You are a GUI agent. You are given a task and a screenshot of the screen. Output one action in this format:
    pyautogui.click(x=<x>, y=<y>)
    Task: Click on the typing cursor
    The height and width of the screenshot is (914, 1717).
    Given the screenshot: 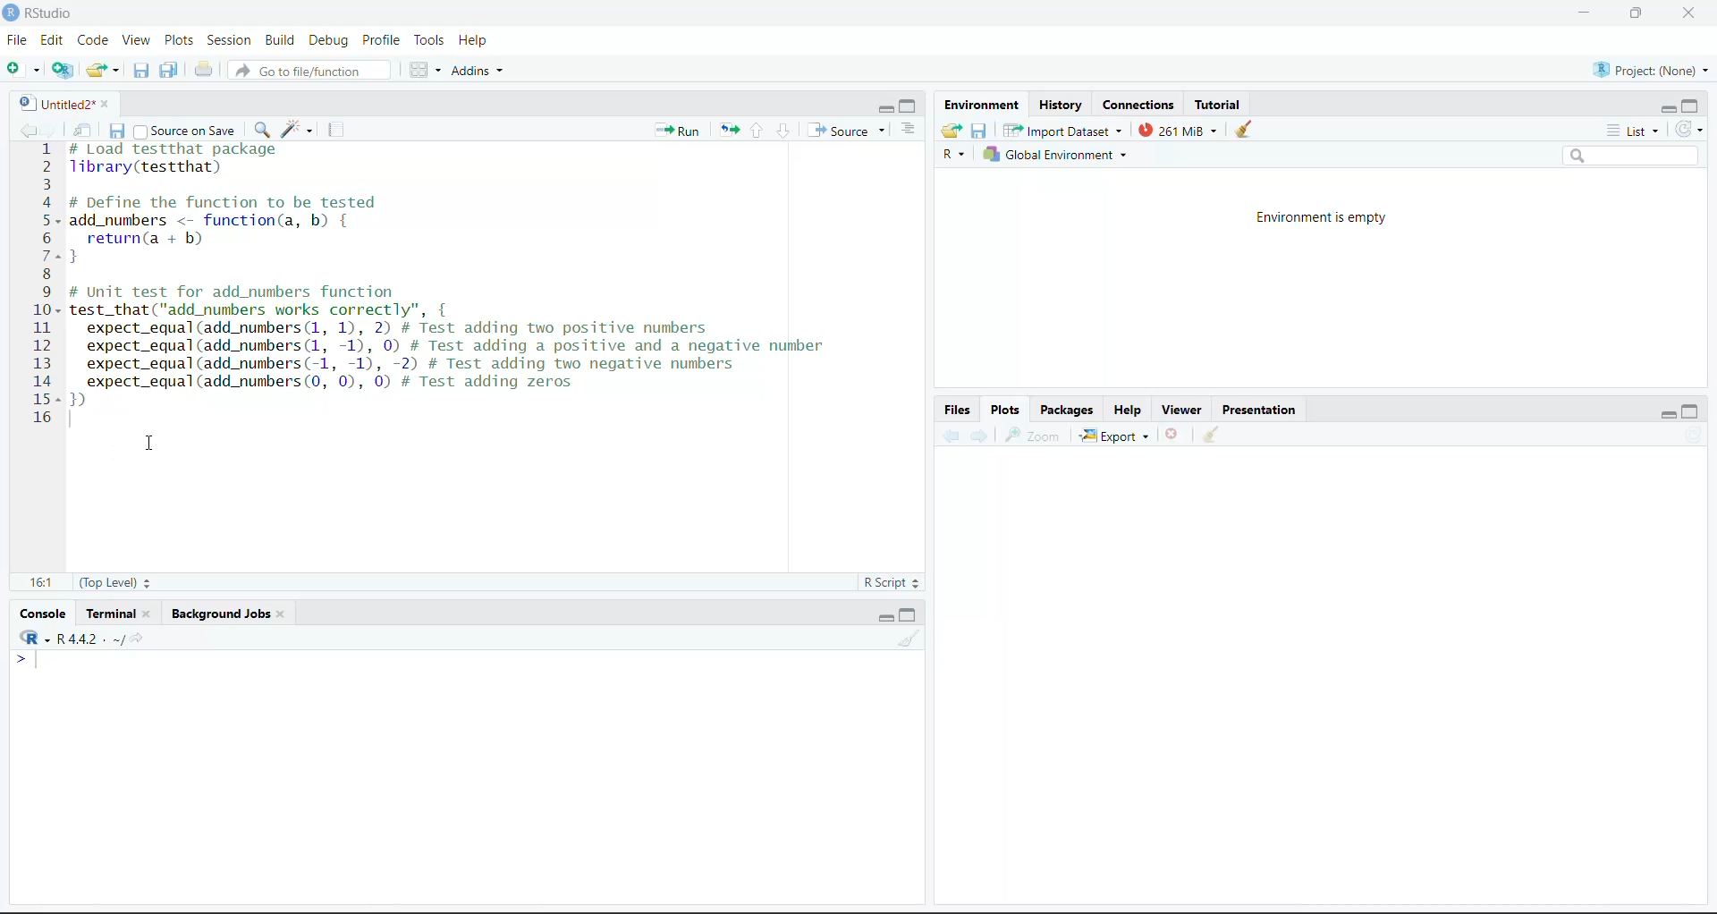 What is the action you would take?
    pyautogui.click(x=30, y=662)
    